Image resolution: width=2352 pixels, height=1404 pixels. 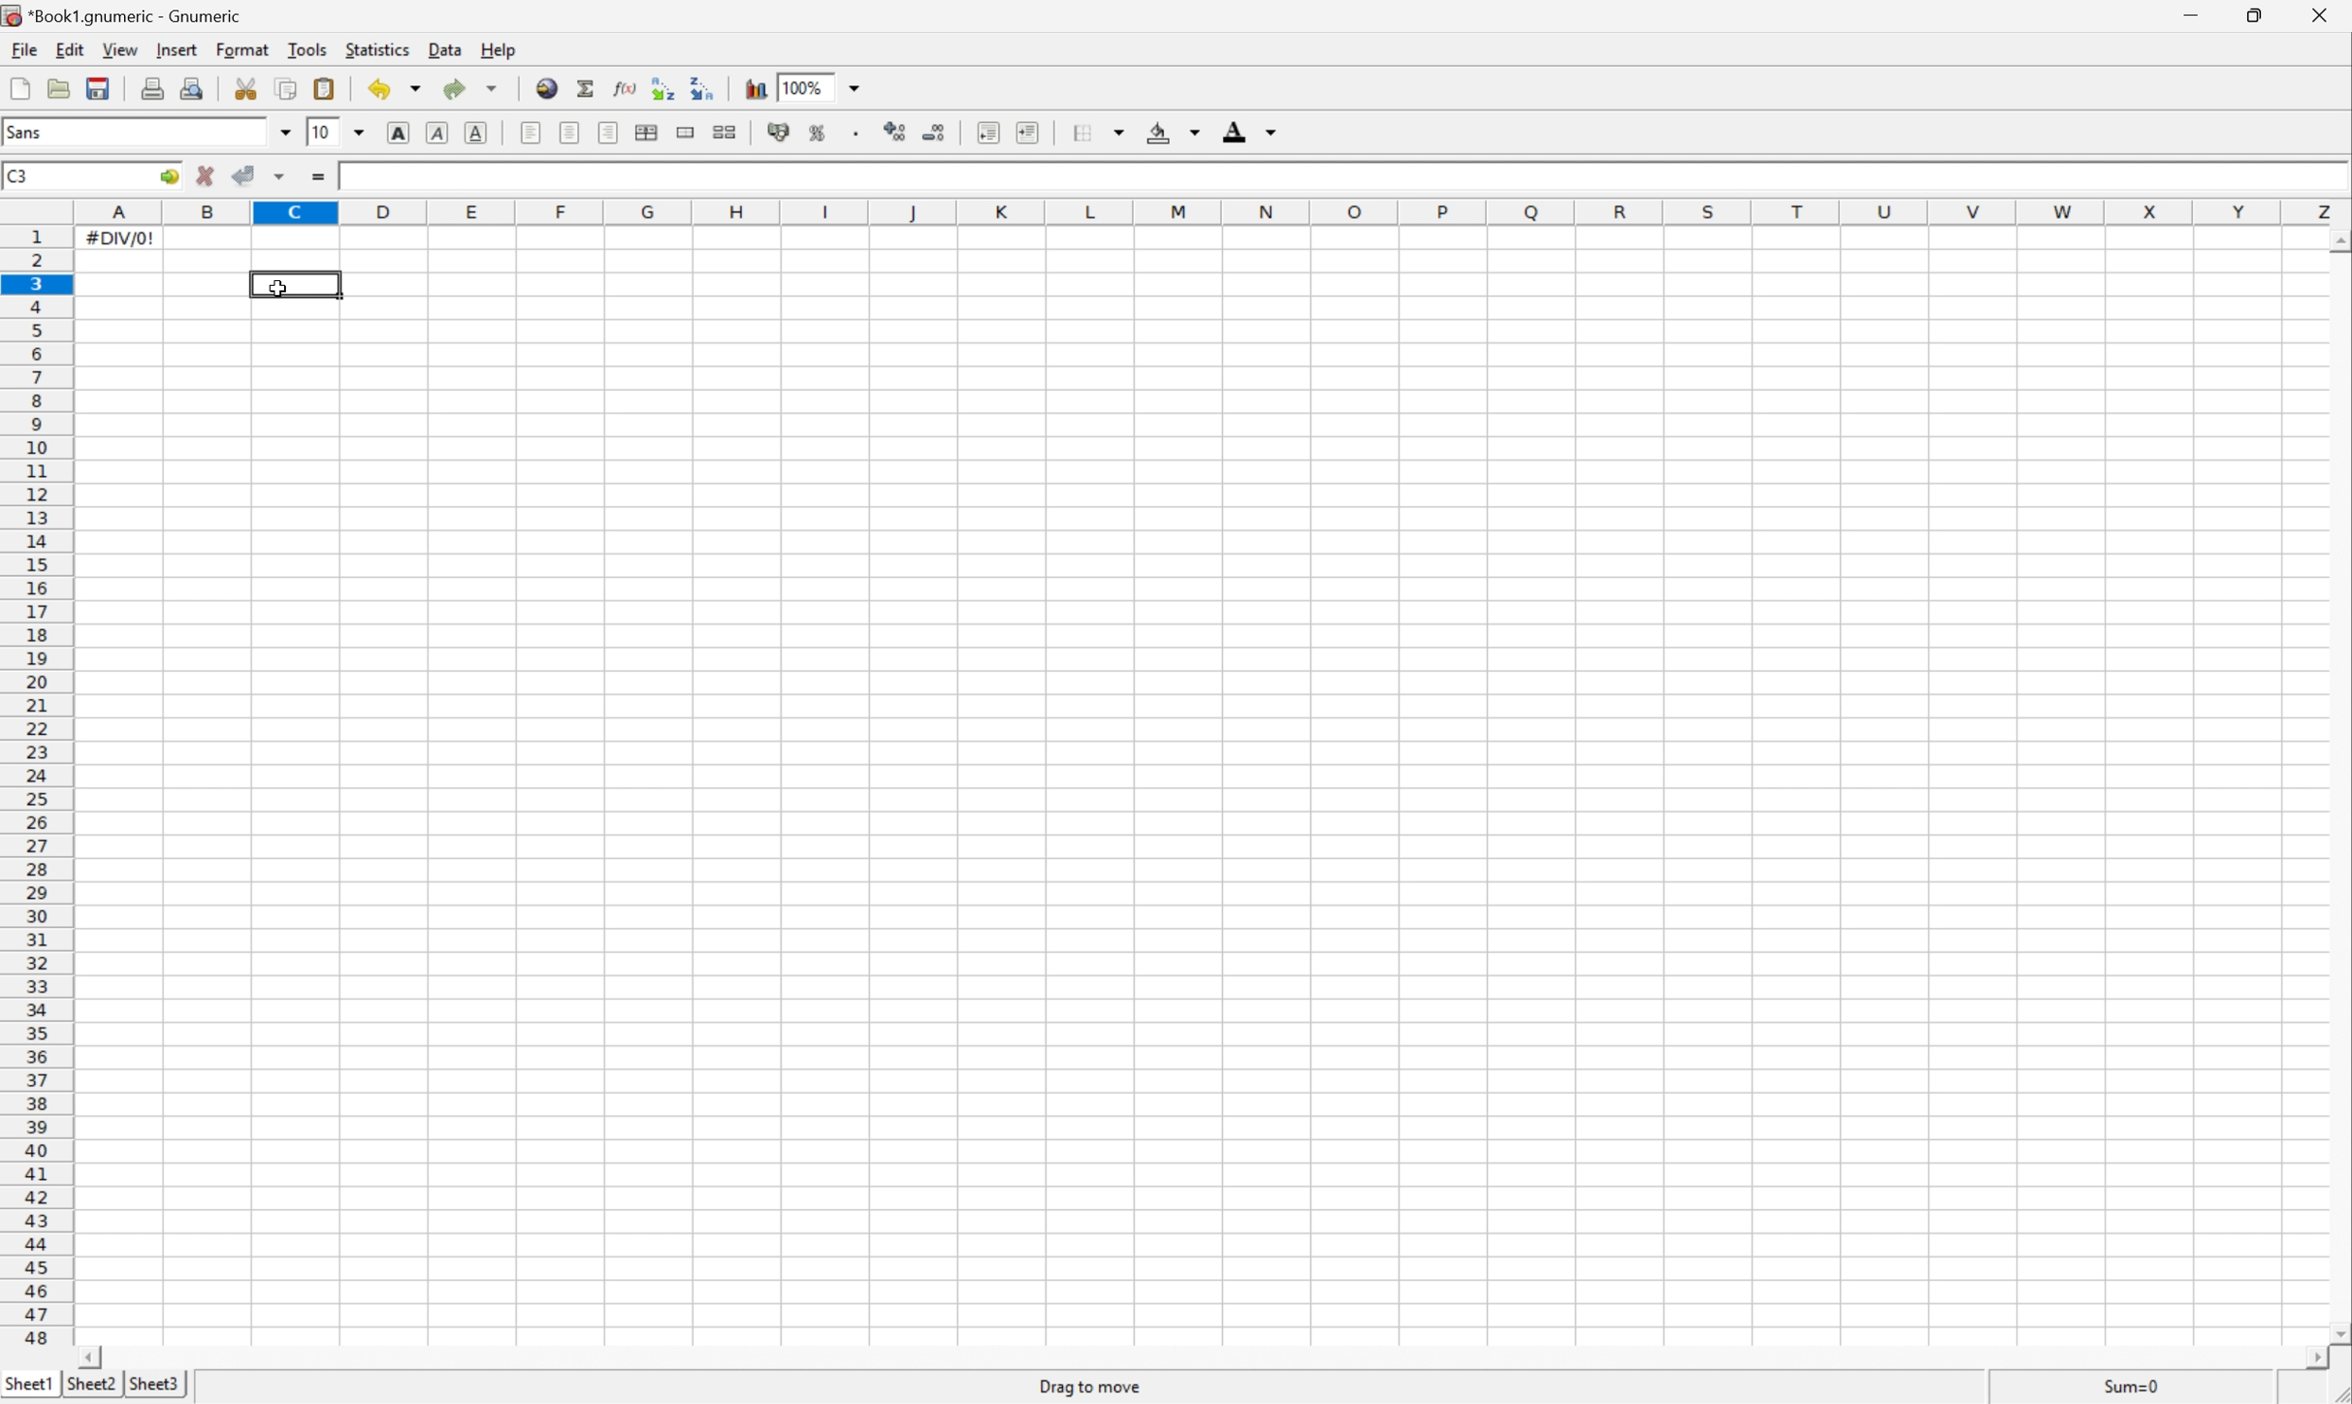 I want to click on edit, so click(x=72, y=51).